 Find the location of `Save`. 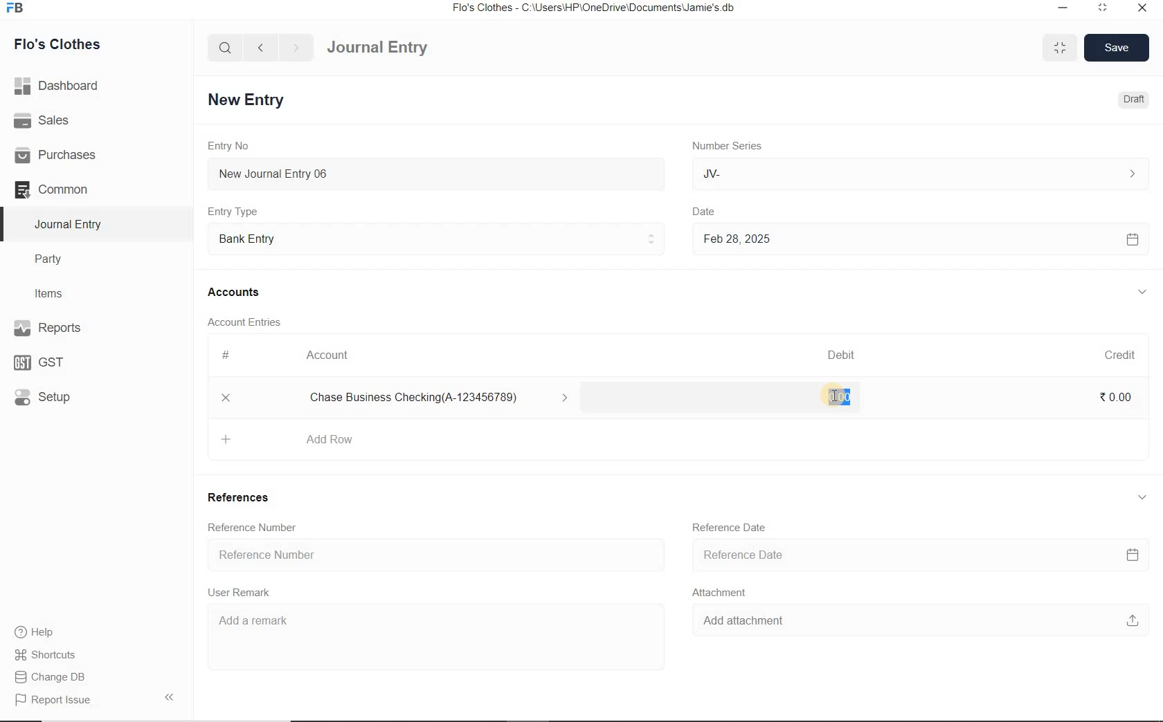

Save is located at coordinates (1117, 46).